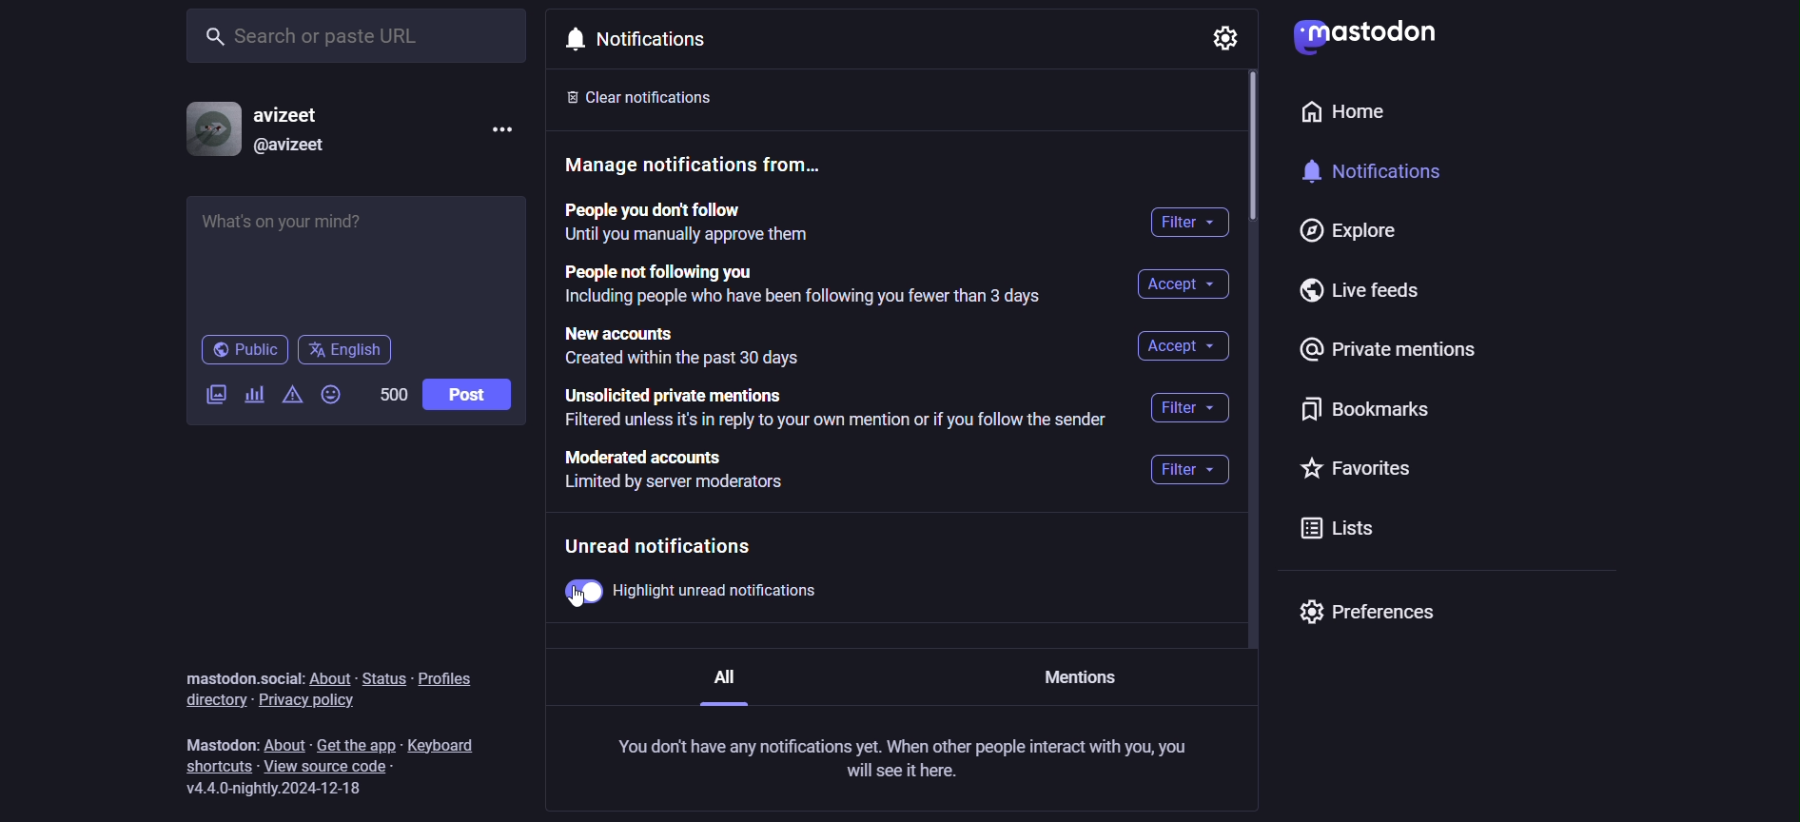 The width and height of the screenshot is (1800, 822). What do you see at coordinates (294, 116) in the screenshot?
I see `avizeet` at bounding box center [294, 116].